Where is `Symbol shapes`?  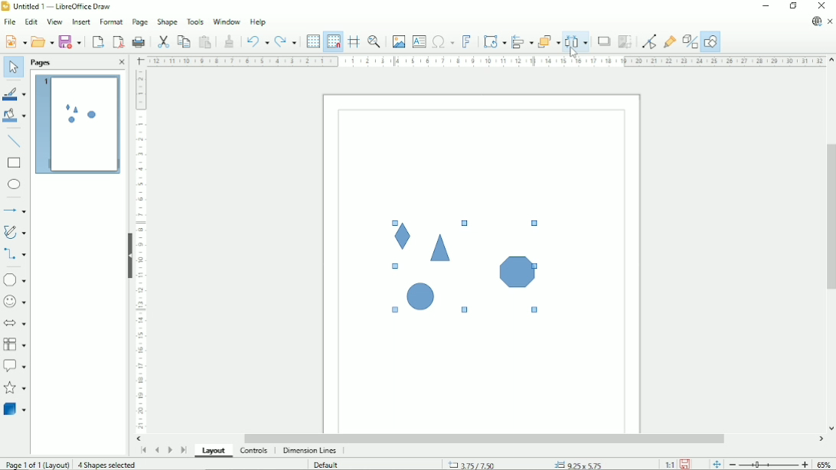
Symbol shapes is located at coordinates (15, 302).